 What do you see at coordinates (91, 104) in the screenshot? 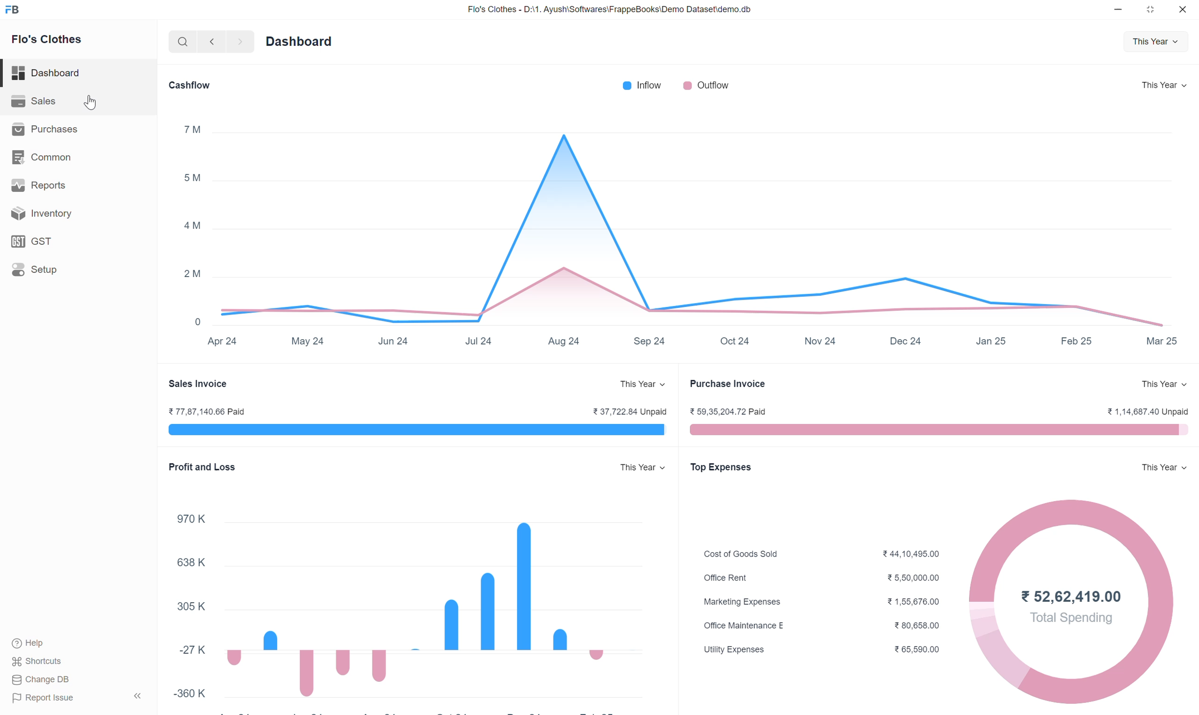
I see `cursor` at bounding box center [91, 104].